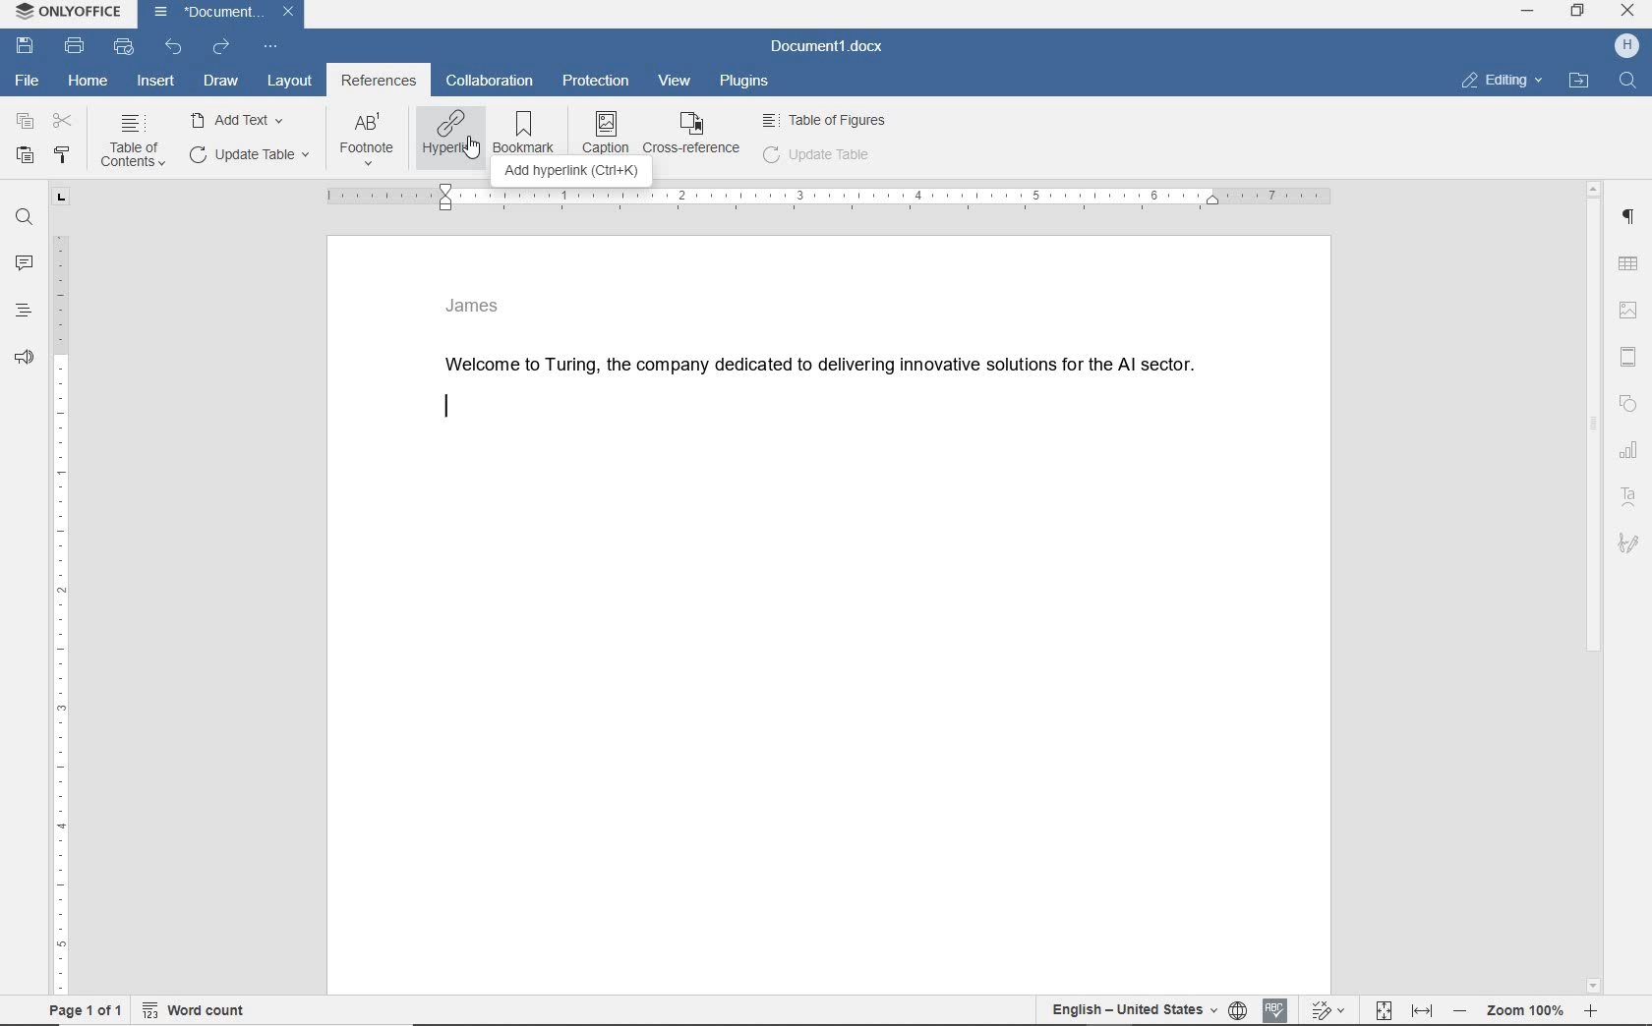  What do you see at coordinates (451, 135) in the screenshot?
I see `HYPERLINK` at bounding box center [451, 135].